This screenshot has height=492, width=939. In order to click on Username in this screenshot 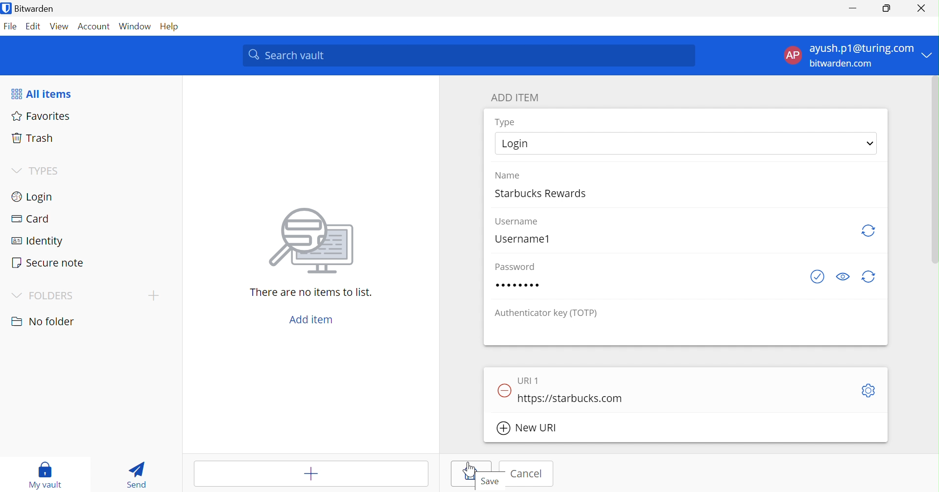, I will do `click(519, 222)`.